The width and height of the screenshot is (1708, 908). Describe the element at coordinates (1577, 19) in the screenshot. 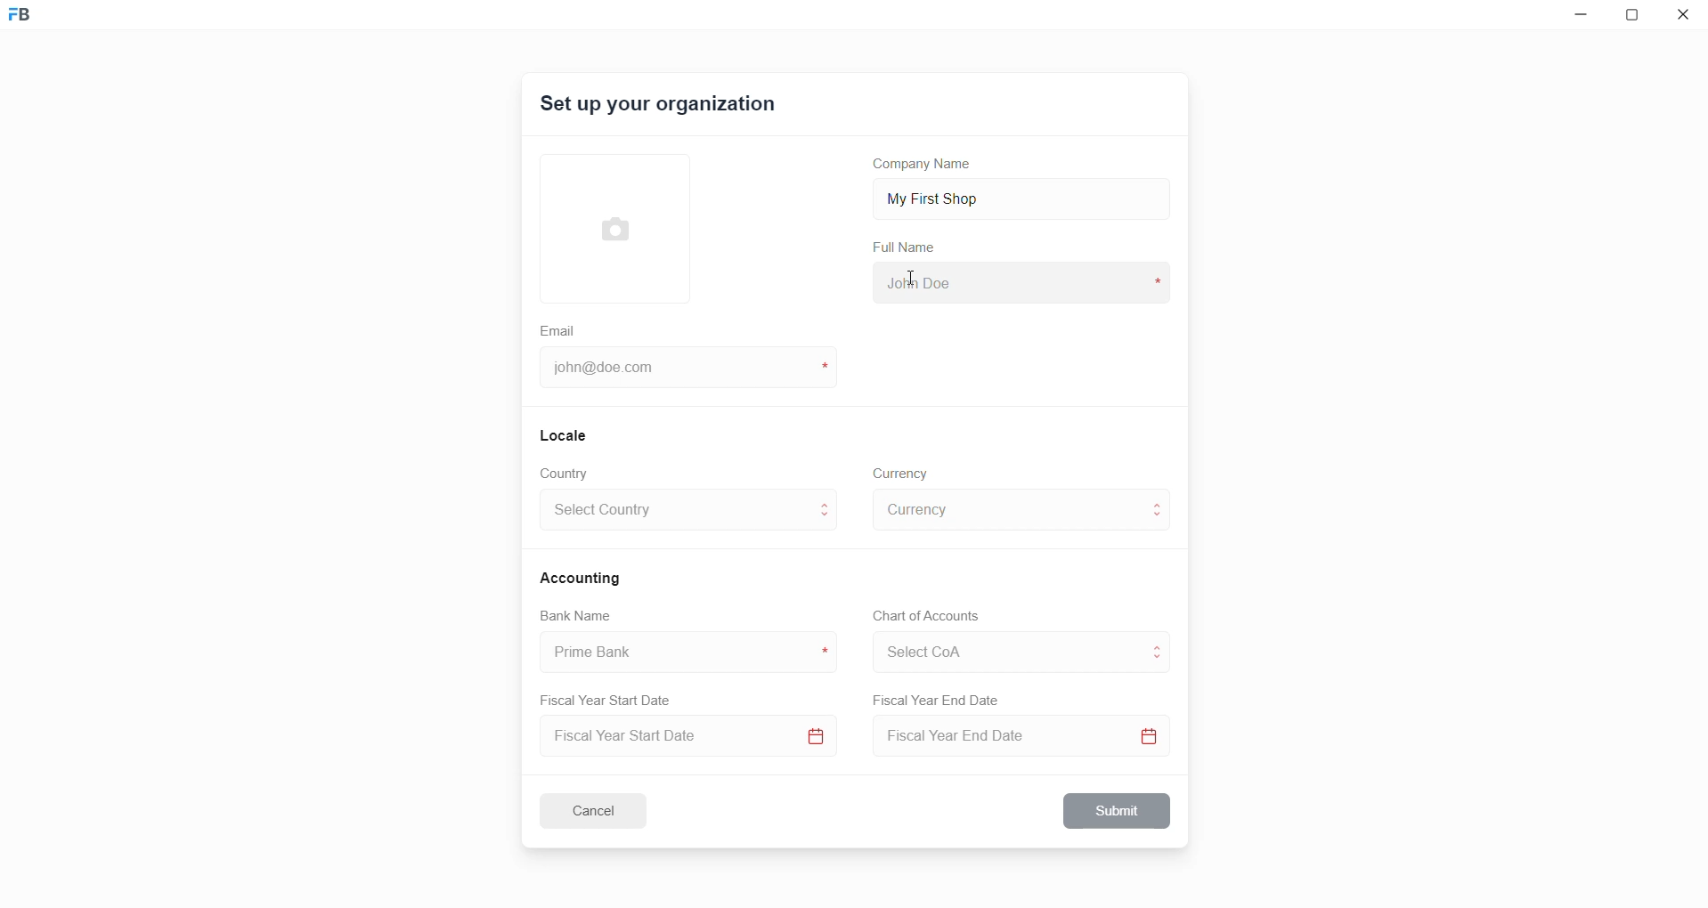

I see `minimize` at that location.